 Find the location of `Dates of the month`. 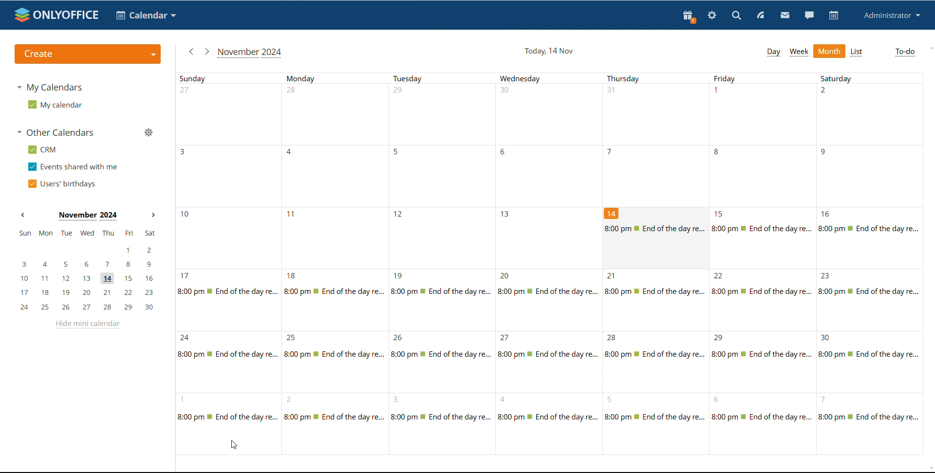

Dates of the month is located at coordinates (537, 336).